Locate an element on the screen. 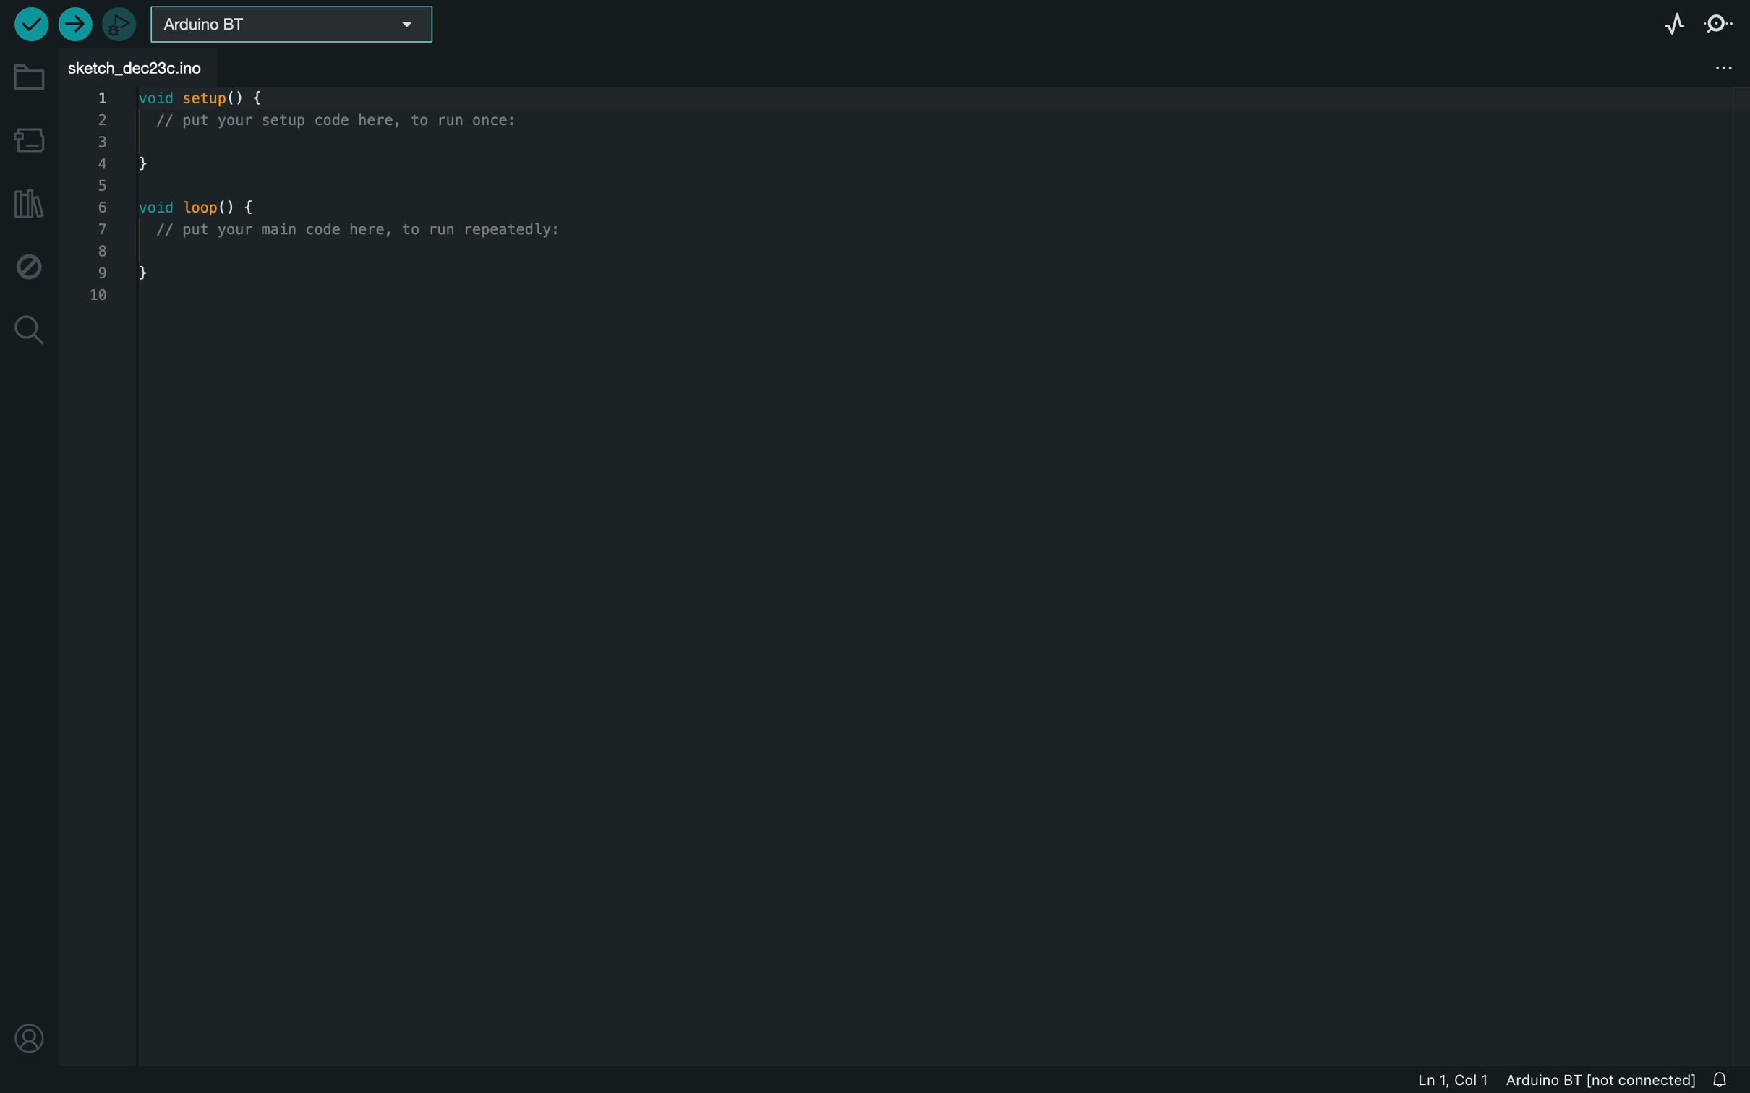  profile is located at coordinates (33, 1038).